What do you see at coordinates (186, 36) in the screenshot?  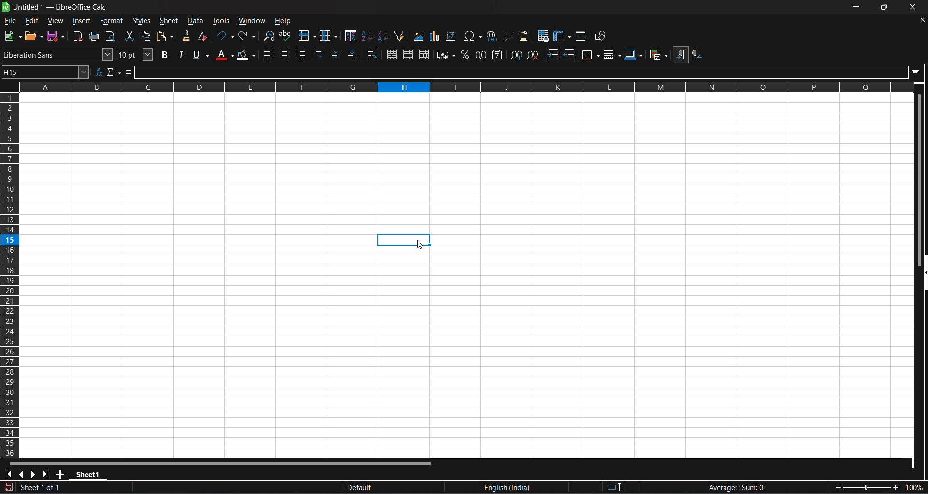 I see `clone formatting` at bounding box center [186, 36].